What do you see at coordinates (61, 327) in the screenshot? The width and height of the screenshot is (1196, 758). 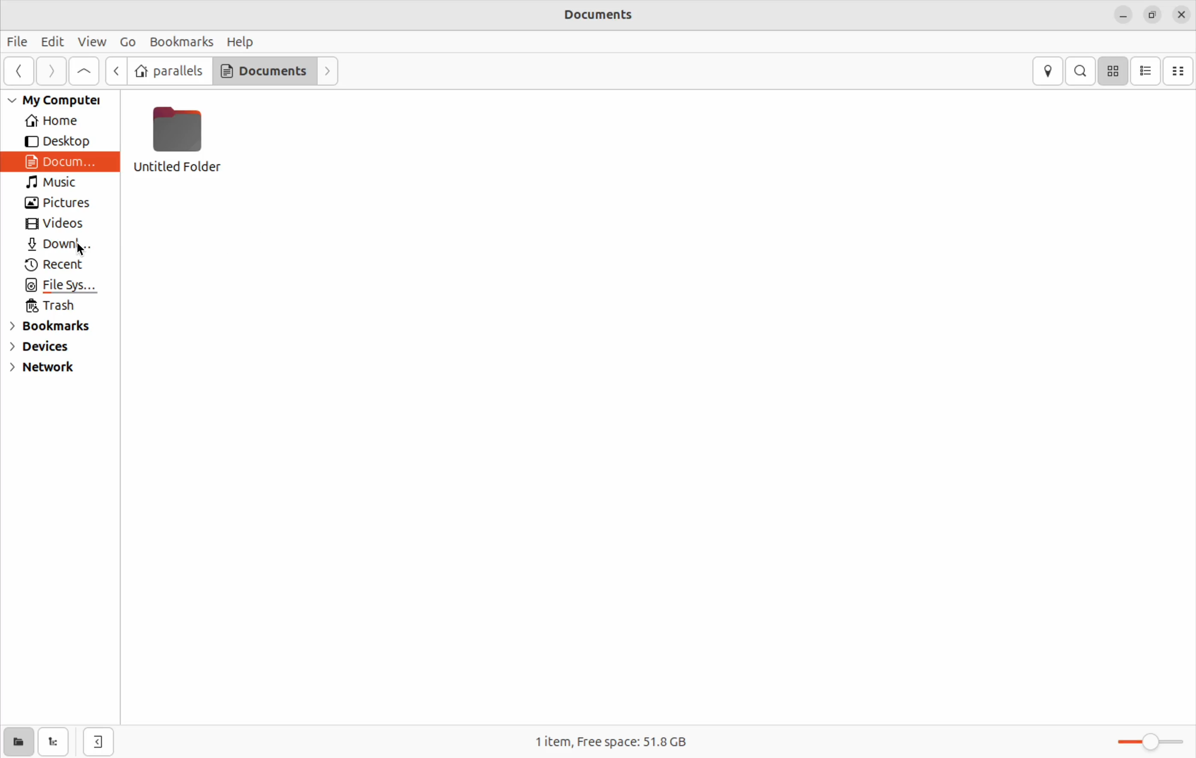 I see `bookmarks` at bounding box center [61, 327].